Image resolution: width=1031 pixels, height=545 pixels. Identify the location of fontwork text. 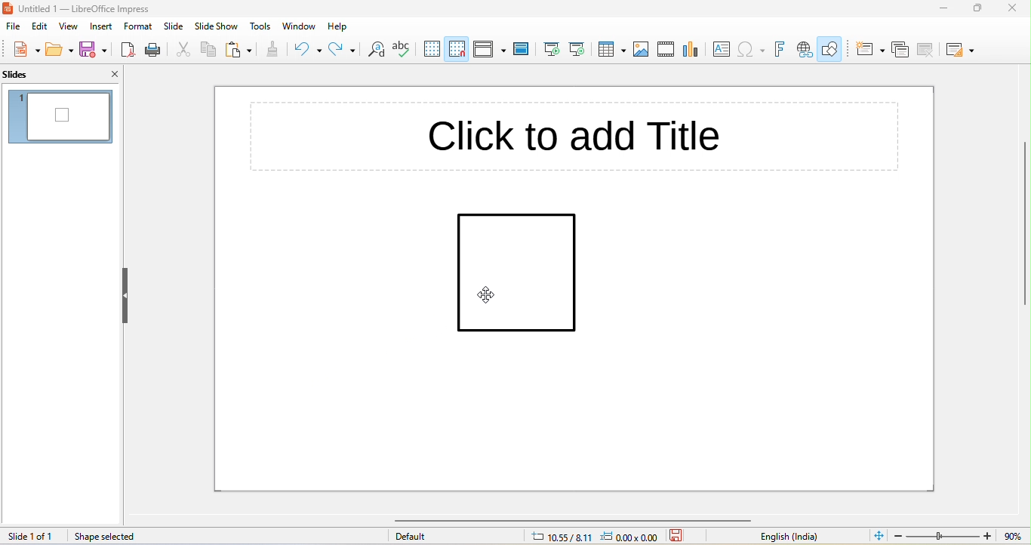
(778, 49).